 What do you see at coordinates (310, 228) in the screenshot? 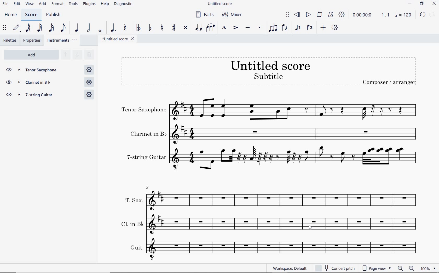
I see `cursor` at bounding box center [310, 228].